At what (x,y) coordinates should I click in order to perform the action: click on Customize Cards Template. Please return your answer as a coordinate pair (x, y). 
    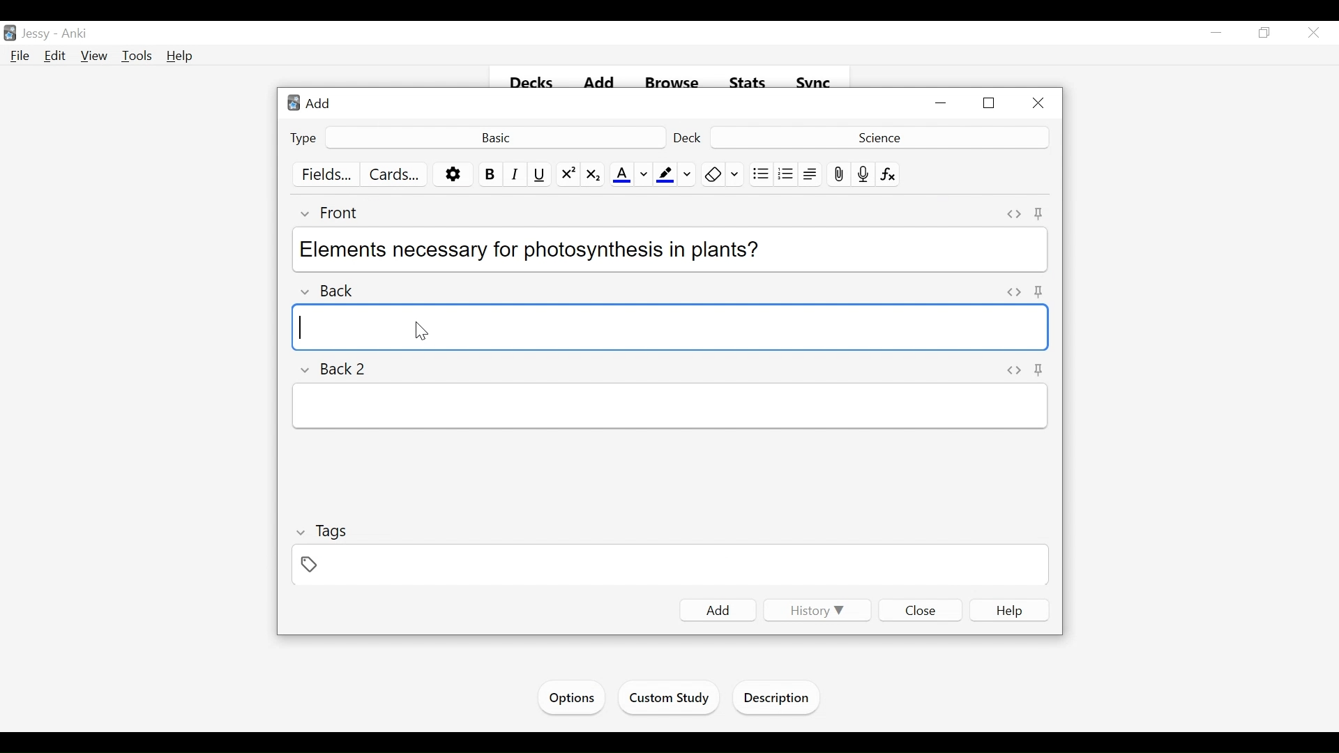
    Looking at the image, I should click on (395, 174).